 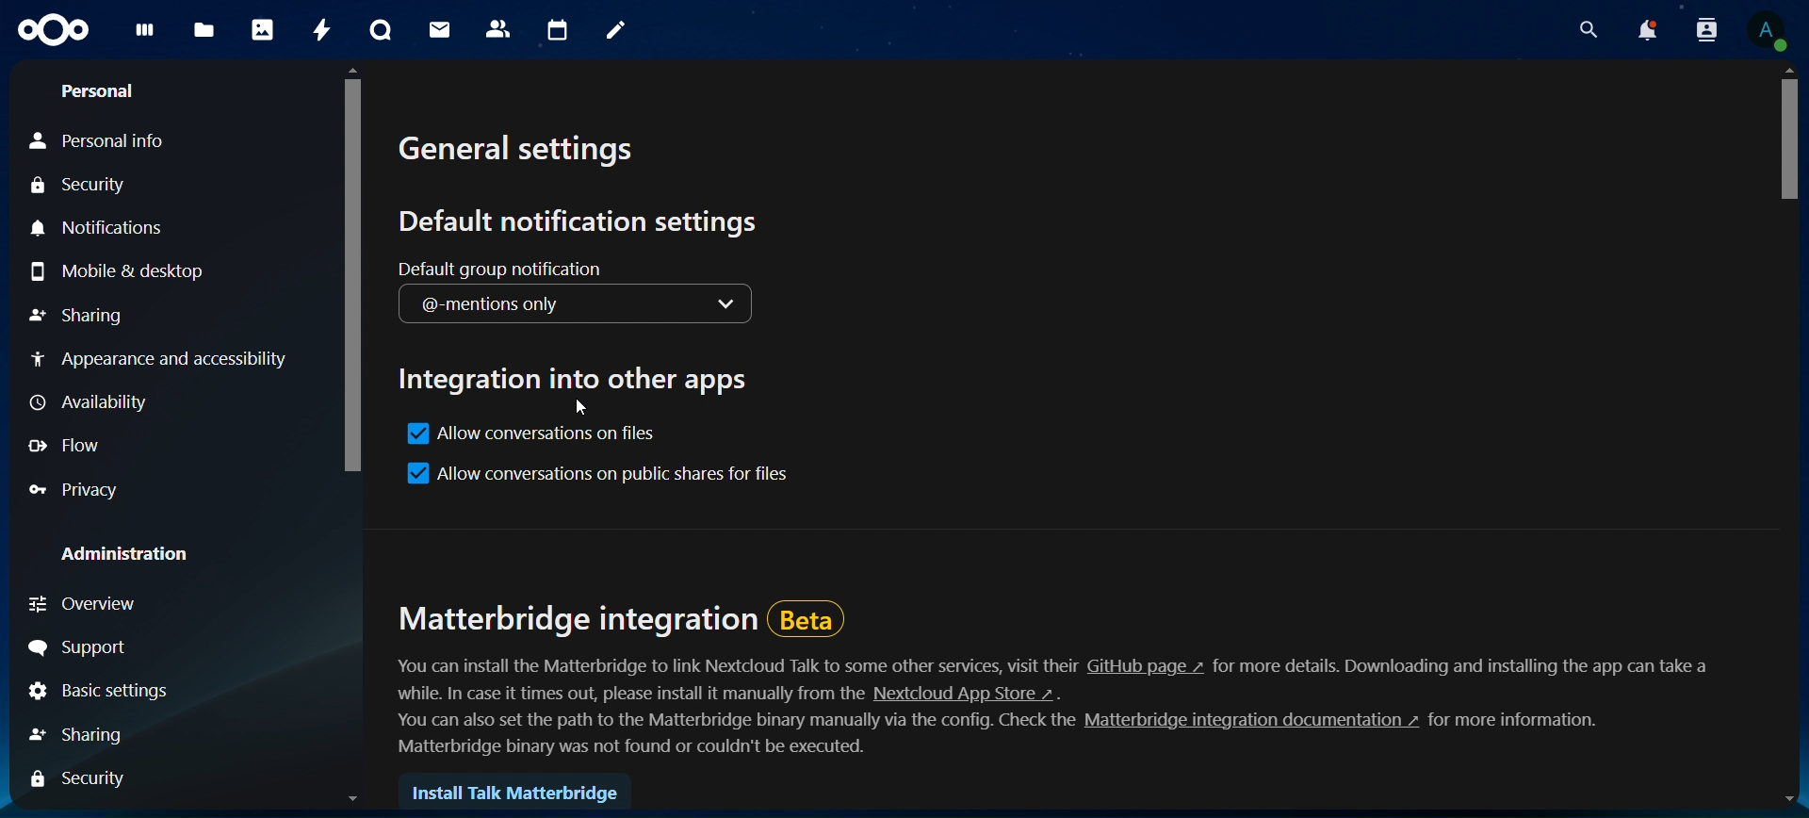 I want to click on availability, so click(x=89, y=404).